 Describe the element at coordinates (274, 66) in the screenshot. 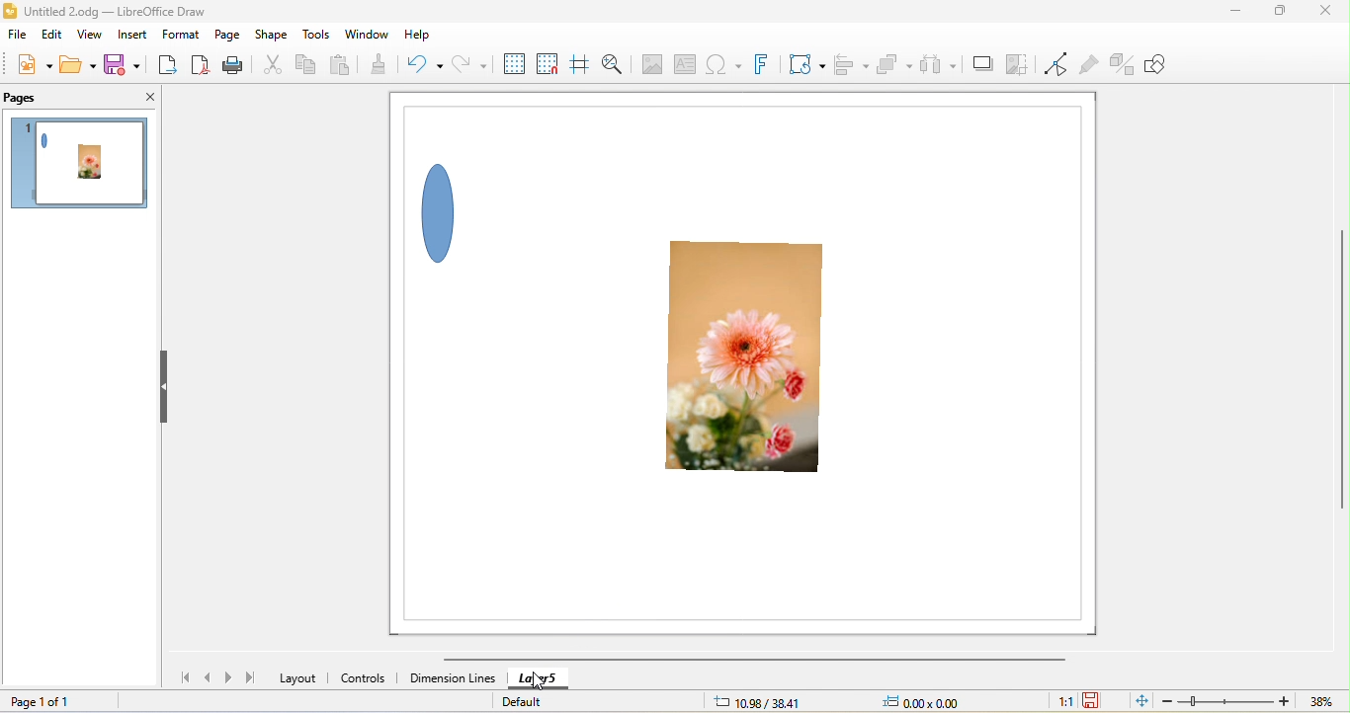

I see `cut` at that location.